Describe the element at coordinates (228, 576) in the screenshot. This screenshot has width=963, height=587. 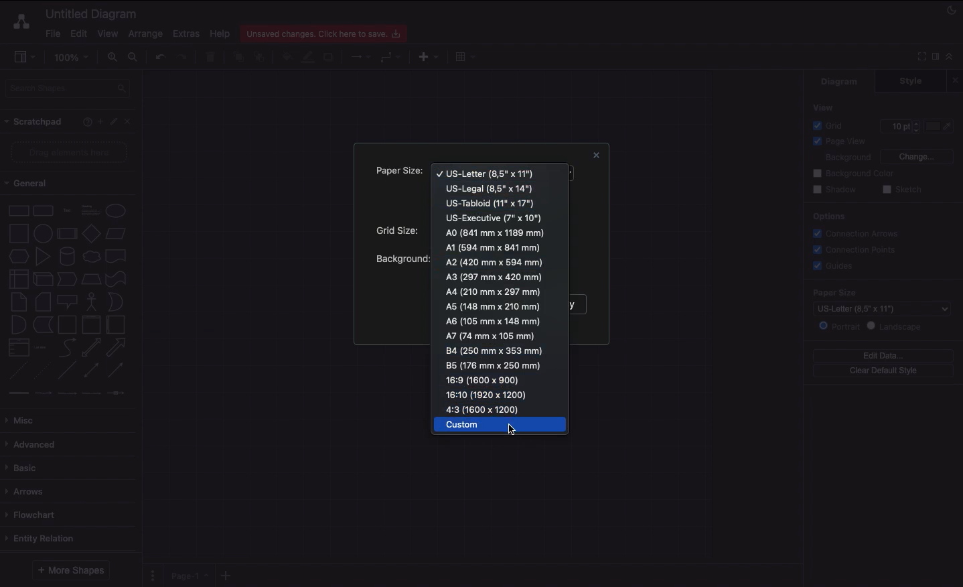
I see `Add new pages` at that location.